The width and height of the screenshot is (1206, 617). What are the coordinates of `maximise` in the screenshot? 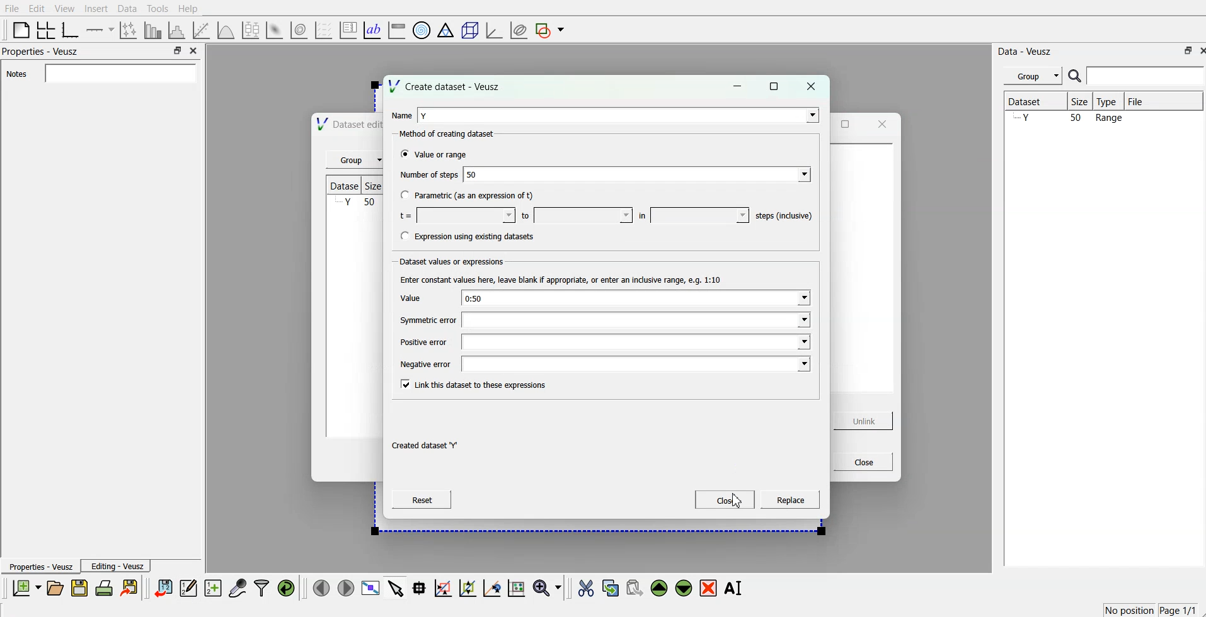 It's located at (779, 86).